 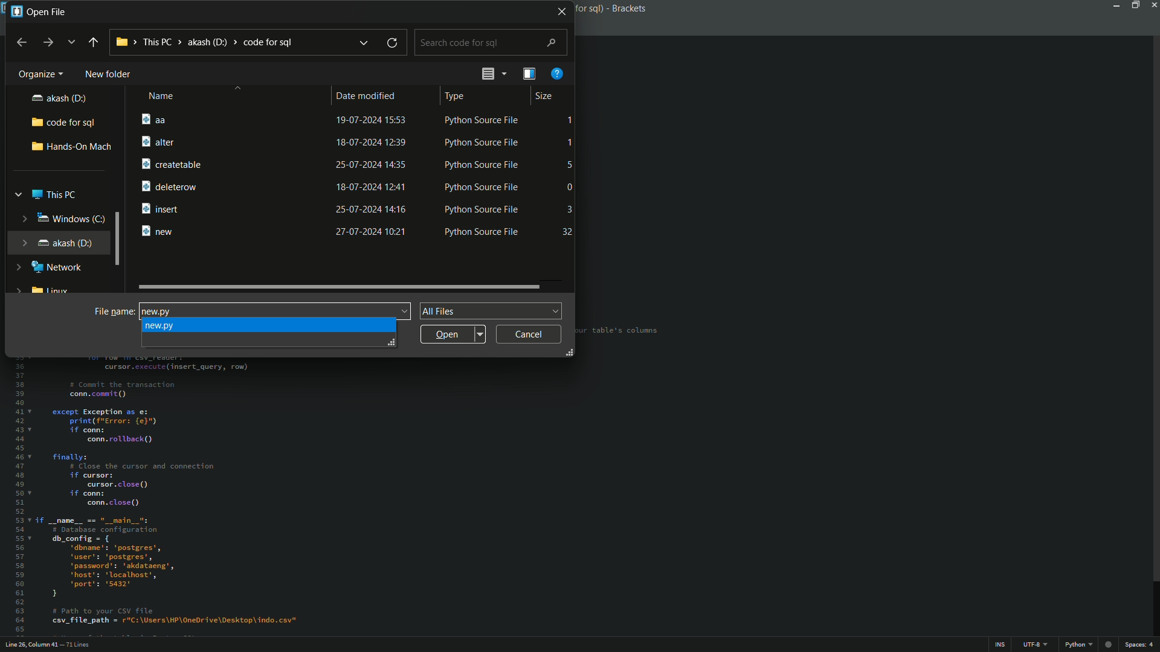 I want to click on createtable, so click(x=170, y=164).